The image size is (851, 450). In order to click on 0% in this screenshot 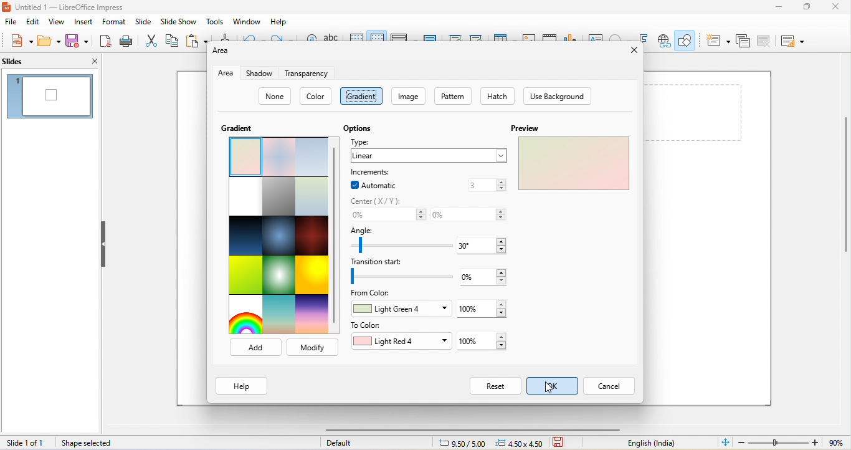, I will do `click(380, 216)`.